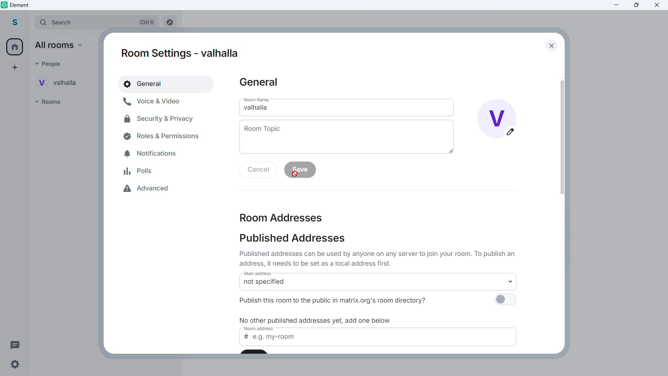 The image size is (668, 376). What do you see at coordinates (259, 83) in the screenshot?
I see `General ` at bounding box center [259, 83].